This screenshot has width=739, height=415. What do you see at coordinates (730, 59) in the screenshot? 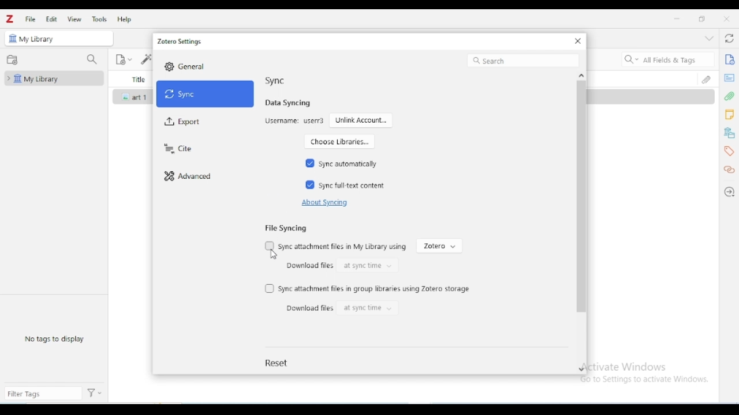
I see `info` at bounding box center [730, 59].